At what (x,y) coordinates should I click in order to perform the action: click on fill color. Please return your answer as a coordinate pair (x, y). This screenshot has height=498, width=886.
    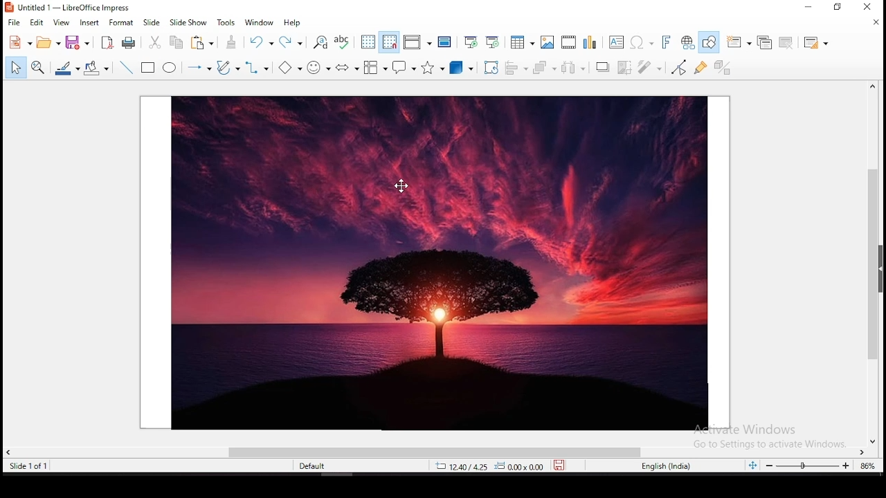
    Looking at the image, I should click on (96, 67).